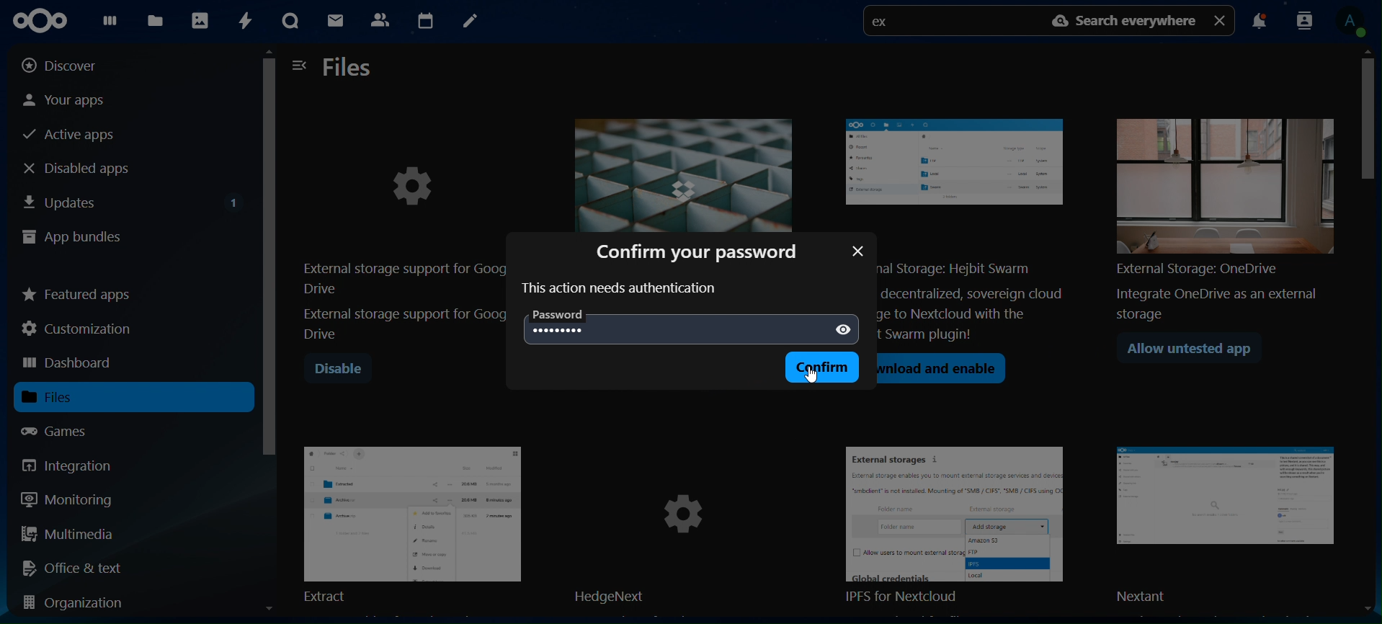  What do you see at coordinates (243, 21) in the screenshot?
I see `activity` at bounding box center [243, 21].